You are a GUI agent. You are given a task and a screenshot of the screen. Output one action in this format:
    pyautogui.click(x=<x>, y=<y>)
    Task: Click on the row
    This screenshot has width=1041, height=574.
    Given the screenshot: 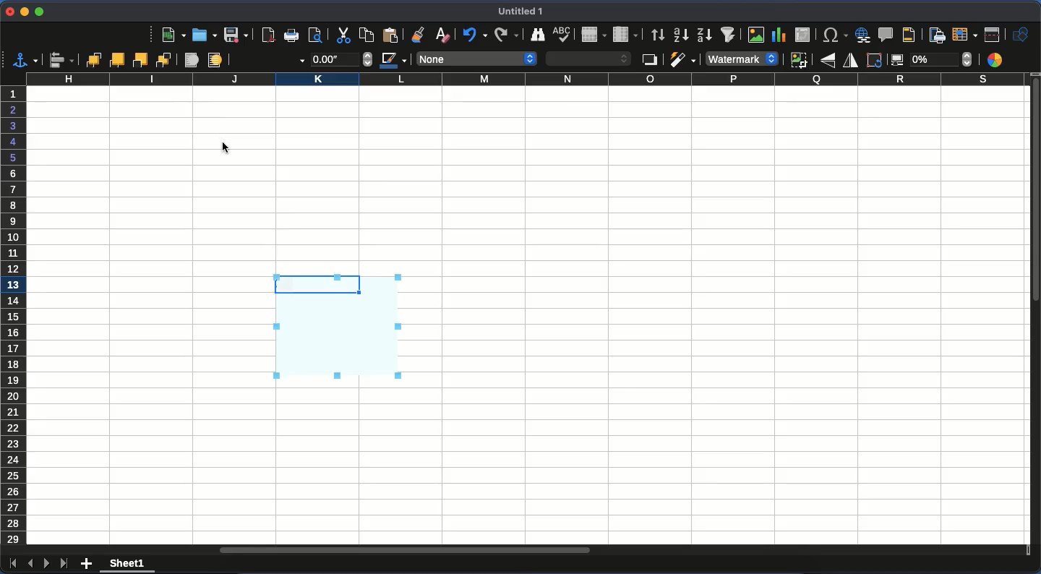 What is the action you would take?
    pyautogui.click(x=594, y=35)
    